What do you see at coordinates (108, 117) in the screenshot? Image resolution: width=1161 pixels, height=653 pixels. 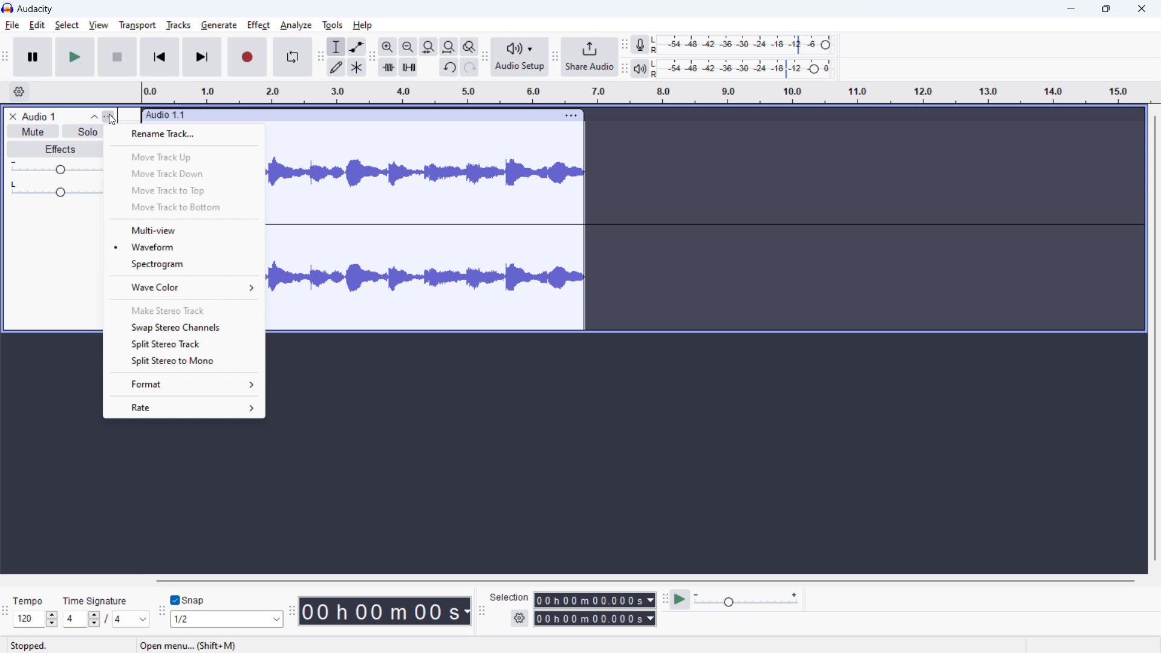 I see `track control panel menu` at bounding box center [108, 117].